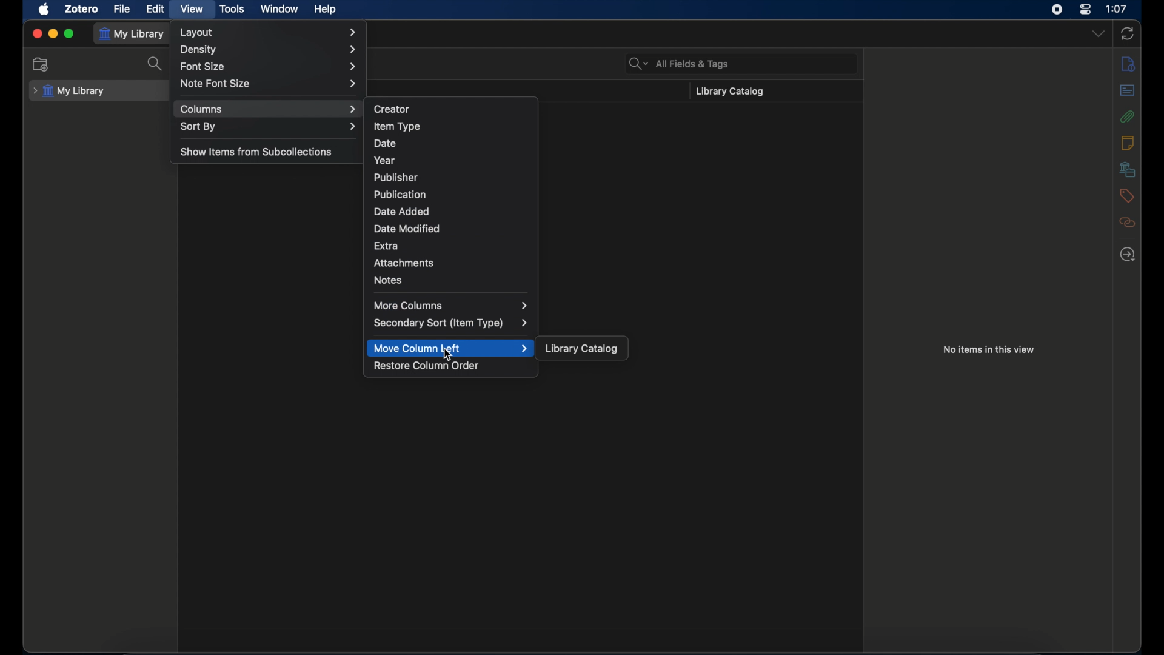 This screenshot has width=1164, height=655. What do you see at coordinates (386, 246) in the screenshot?
I see `extra` at bounding box center [386, 246].